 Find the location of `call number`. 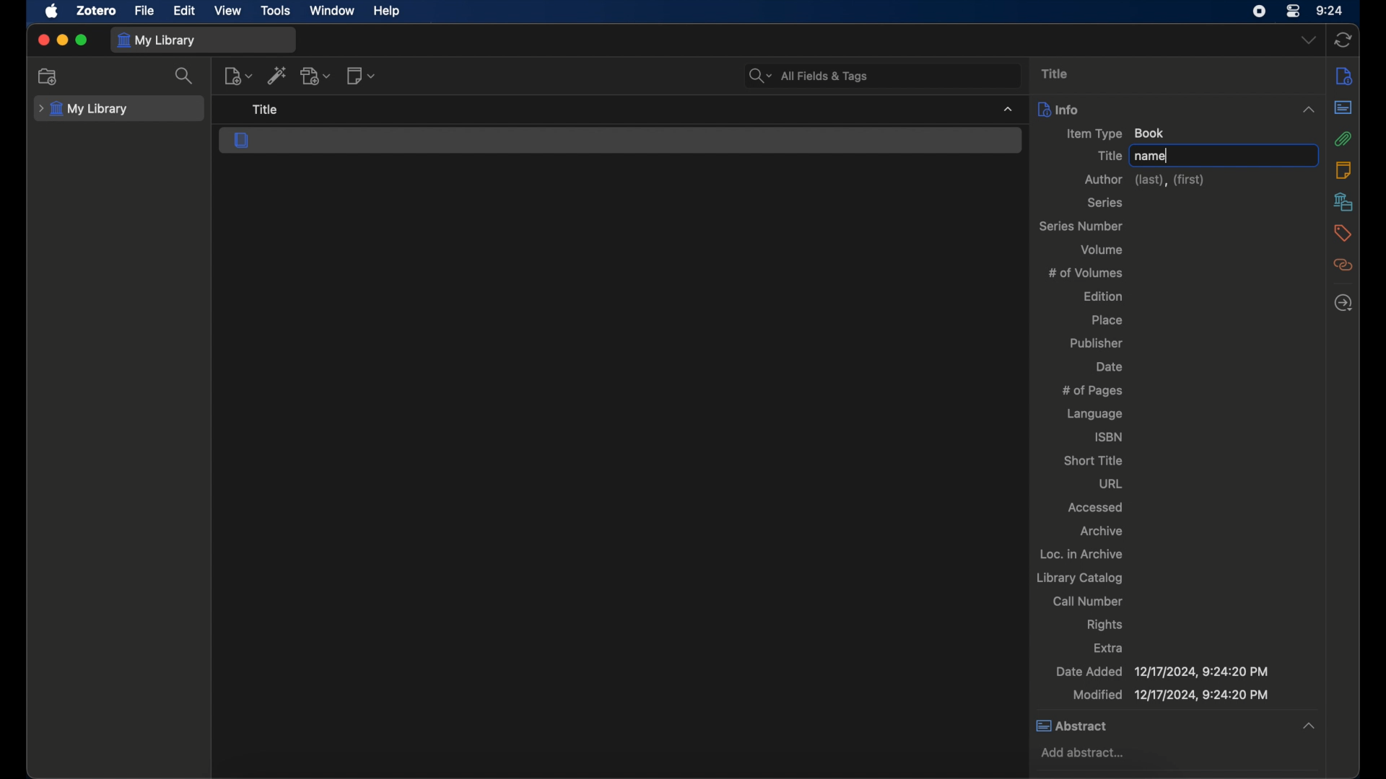

call number is located at coordinates (1088, 601).